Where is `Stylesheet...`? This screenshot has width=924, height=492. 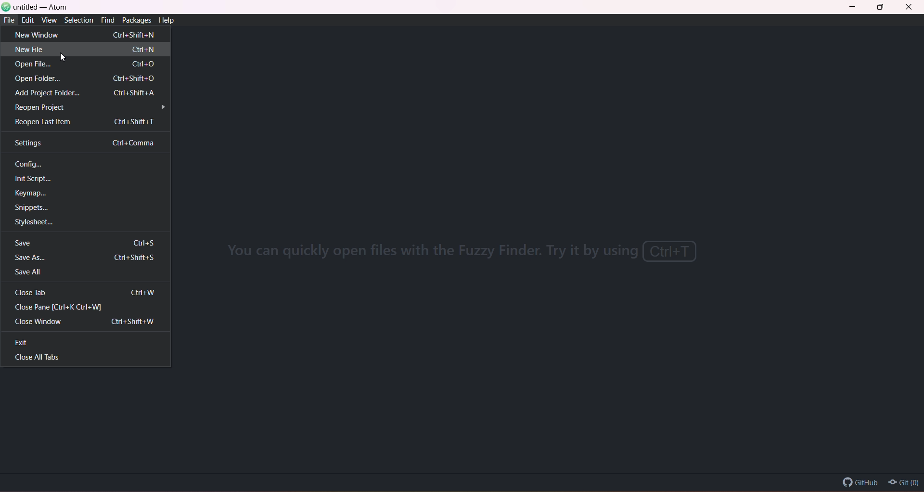 Stylesheet... is located at coordinates (44, 222).